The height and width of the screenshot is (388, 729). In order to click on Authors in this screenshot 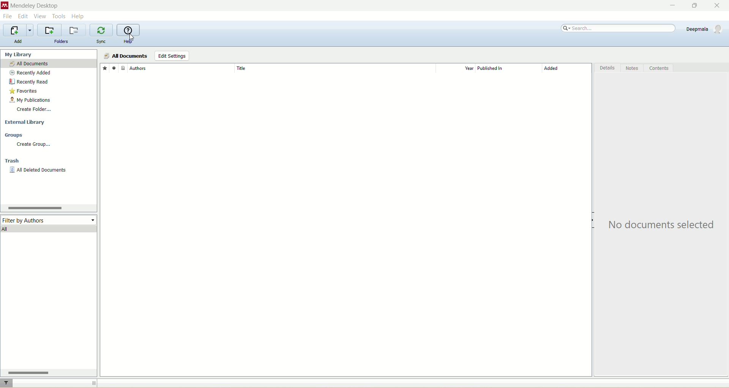, I will do `click(180, 68)`.